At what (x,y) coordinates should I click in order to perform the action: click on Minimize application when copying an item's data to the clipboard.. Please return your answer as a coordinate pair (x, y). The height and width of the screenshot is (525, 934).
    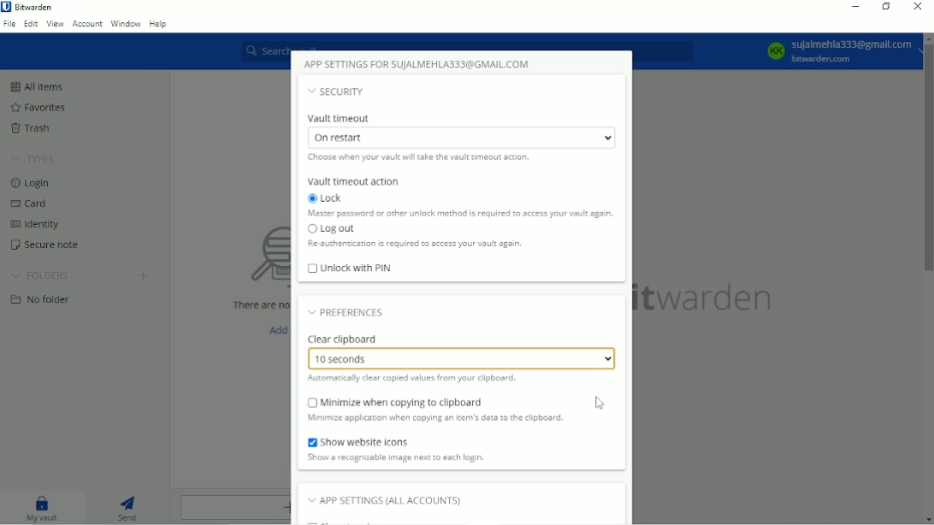
    Looking at the image, I should click on (434, 419).